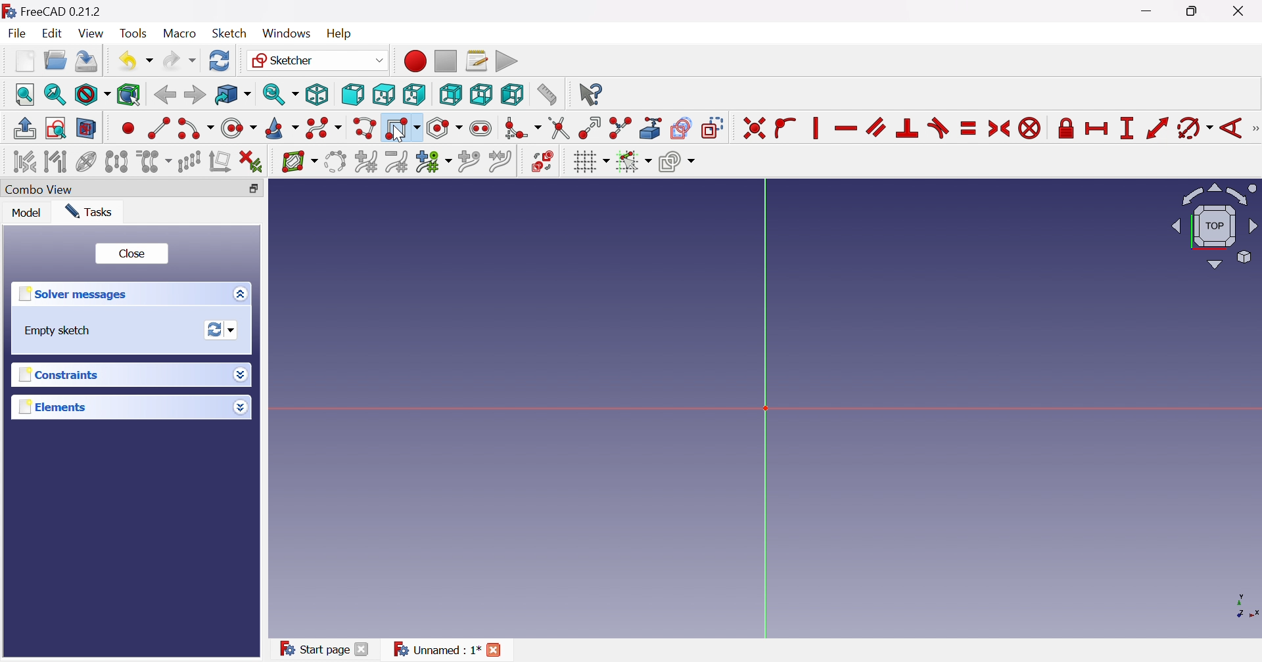  Describe the element at coordinates (28, 213) in the screenshot. I see `Model` at that location.